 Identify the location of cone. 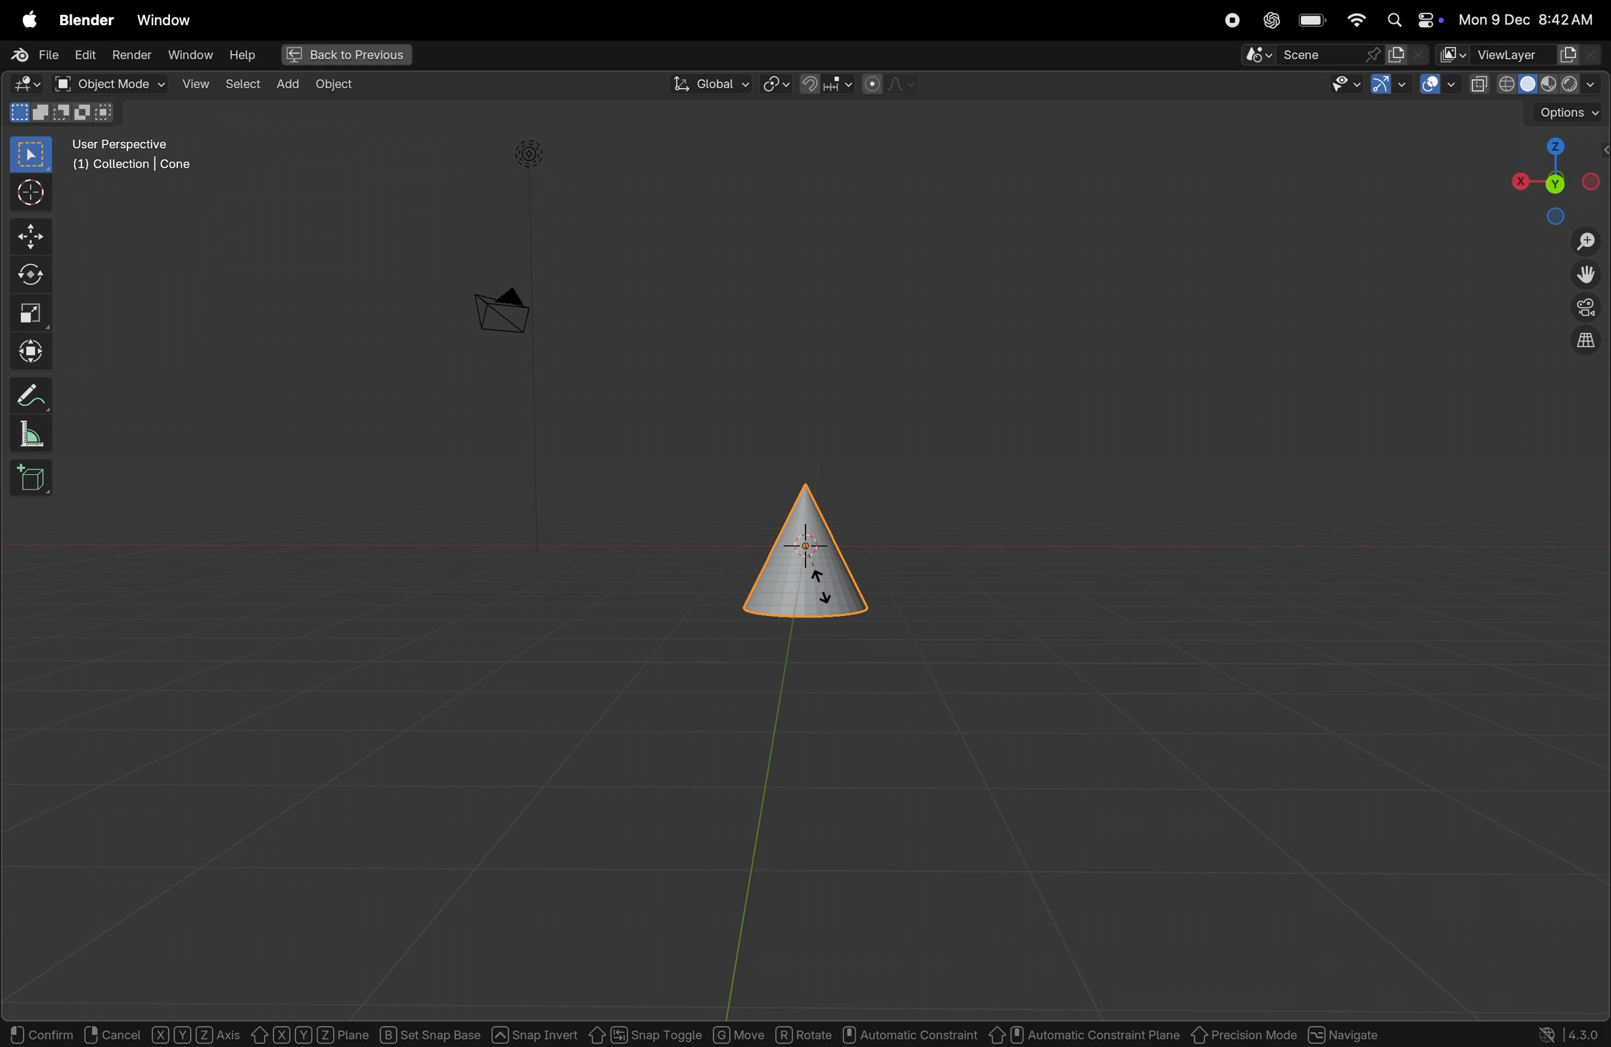
(799, 545).